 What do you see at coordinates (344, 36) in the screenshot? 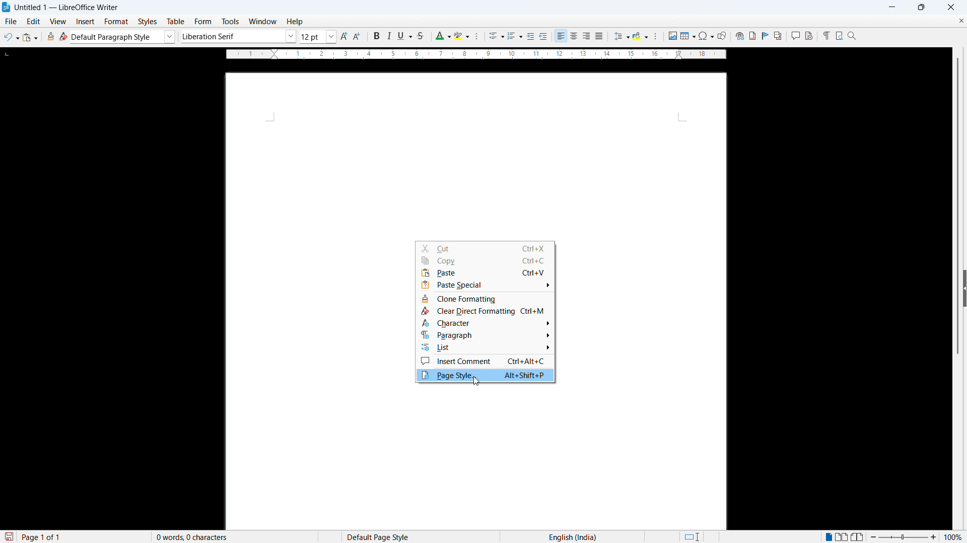
I see `Increase font size ` at bounding box center [344, 36].